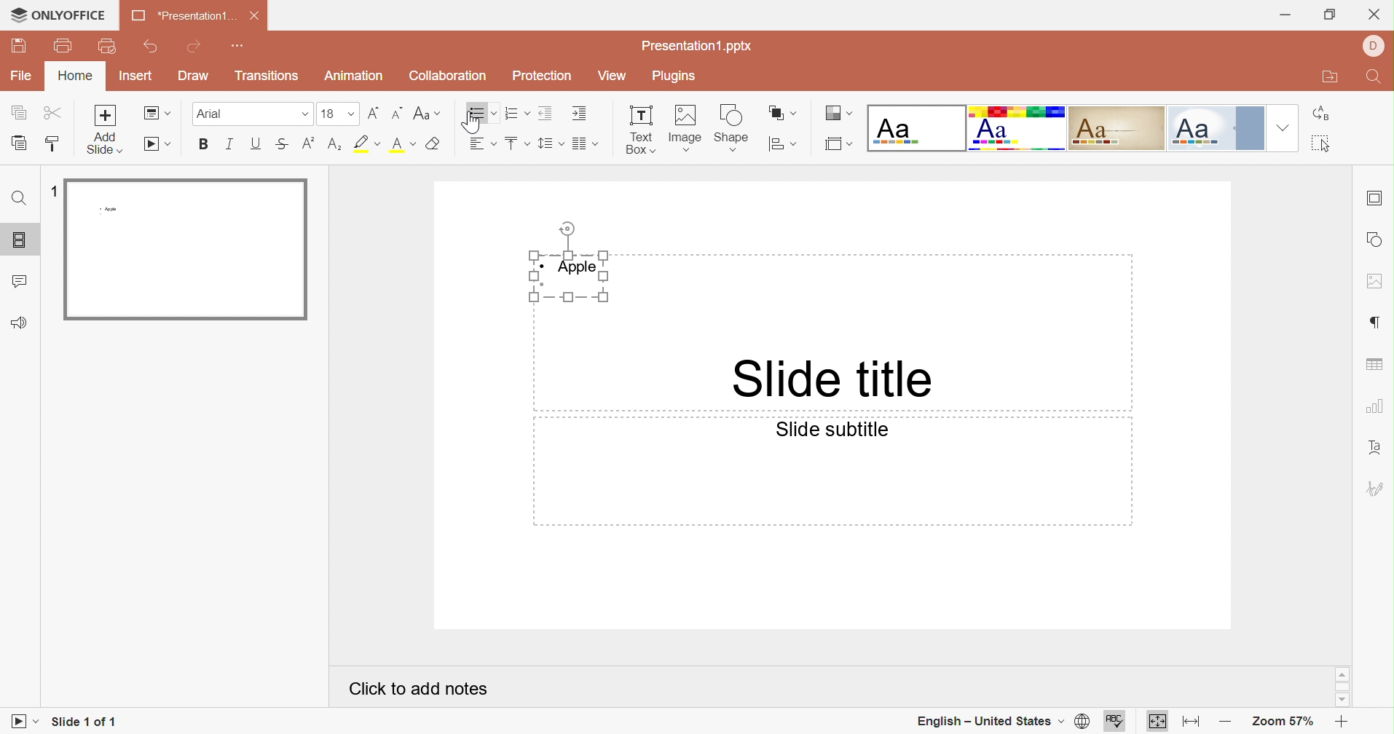 The height and width of the screenshot is (734, 1394). Describe the element at coordinates (610, 74) in the screenshot. I see `View` at that location.